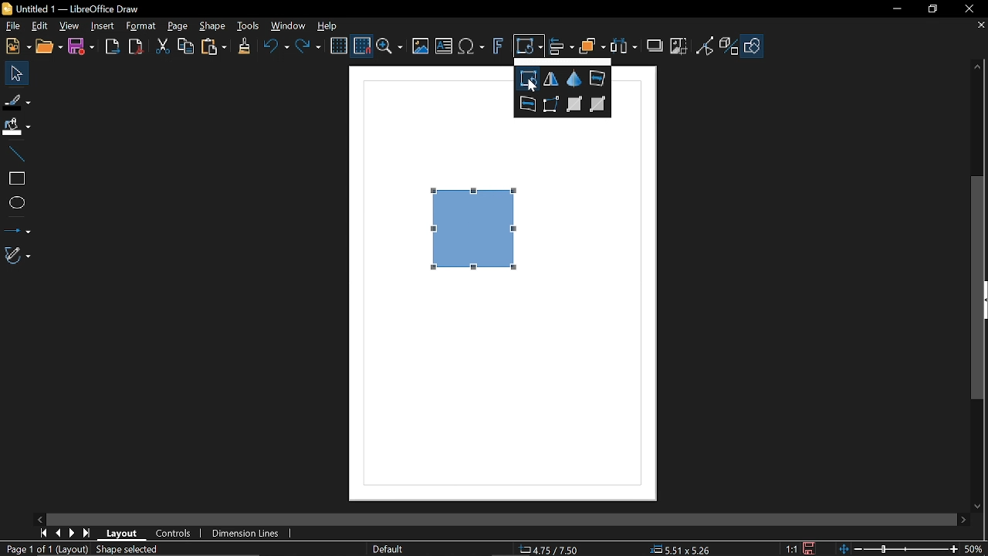 The image size is (988, 556). Describe the element at coordinates (592, 48) in the screenshot. I see `Arrange` at that location.